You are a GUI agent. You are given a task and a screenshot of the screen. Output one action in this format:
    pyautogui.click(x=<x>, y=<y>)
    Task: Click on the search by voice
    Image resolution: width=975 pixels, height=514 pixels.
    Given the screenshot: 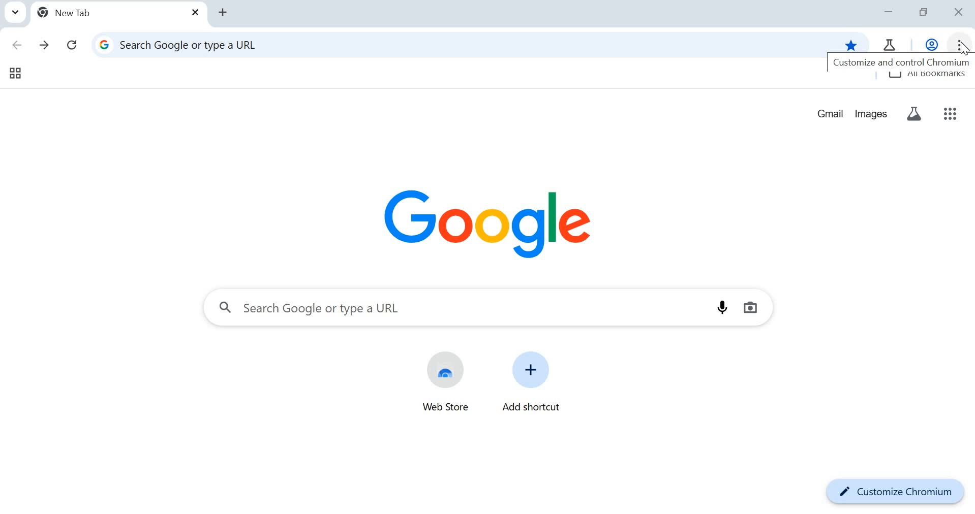 What is the action you would take?
    pyautogui.click(x=722, y=308)
    